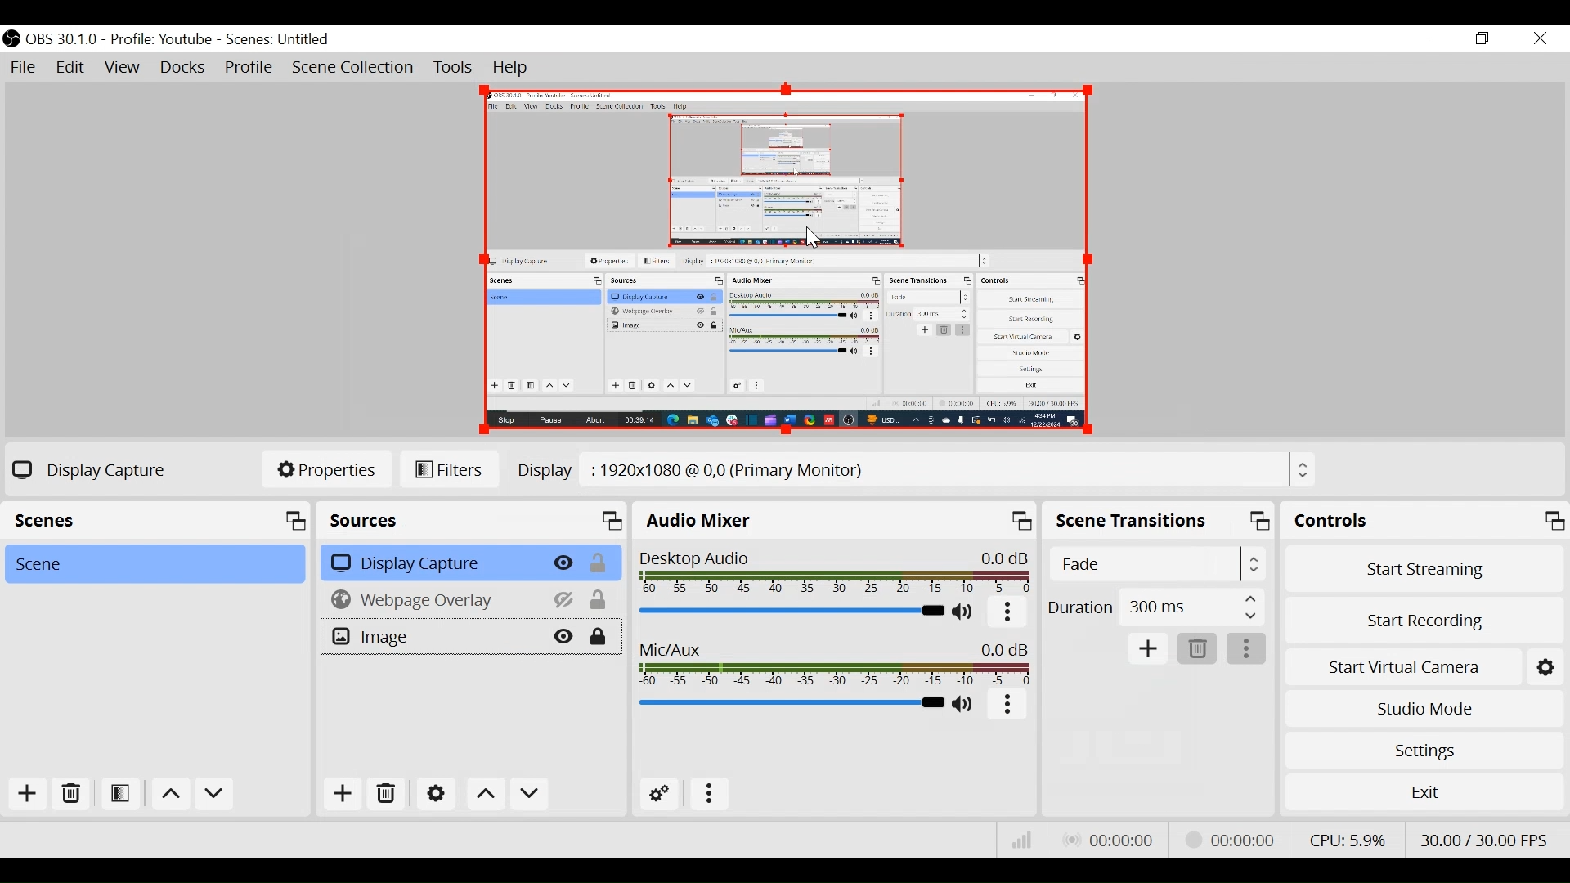  What do you see at coordinates (1425, 38) in the screenshot?
I see `minimize` at bounding box center [1425, 38].